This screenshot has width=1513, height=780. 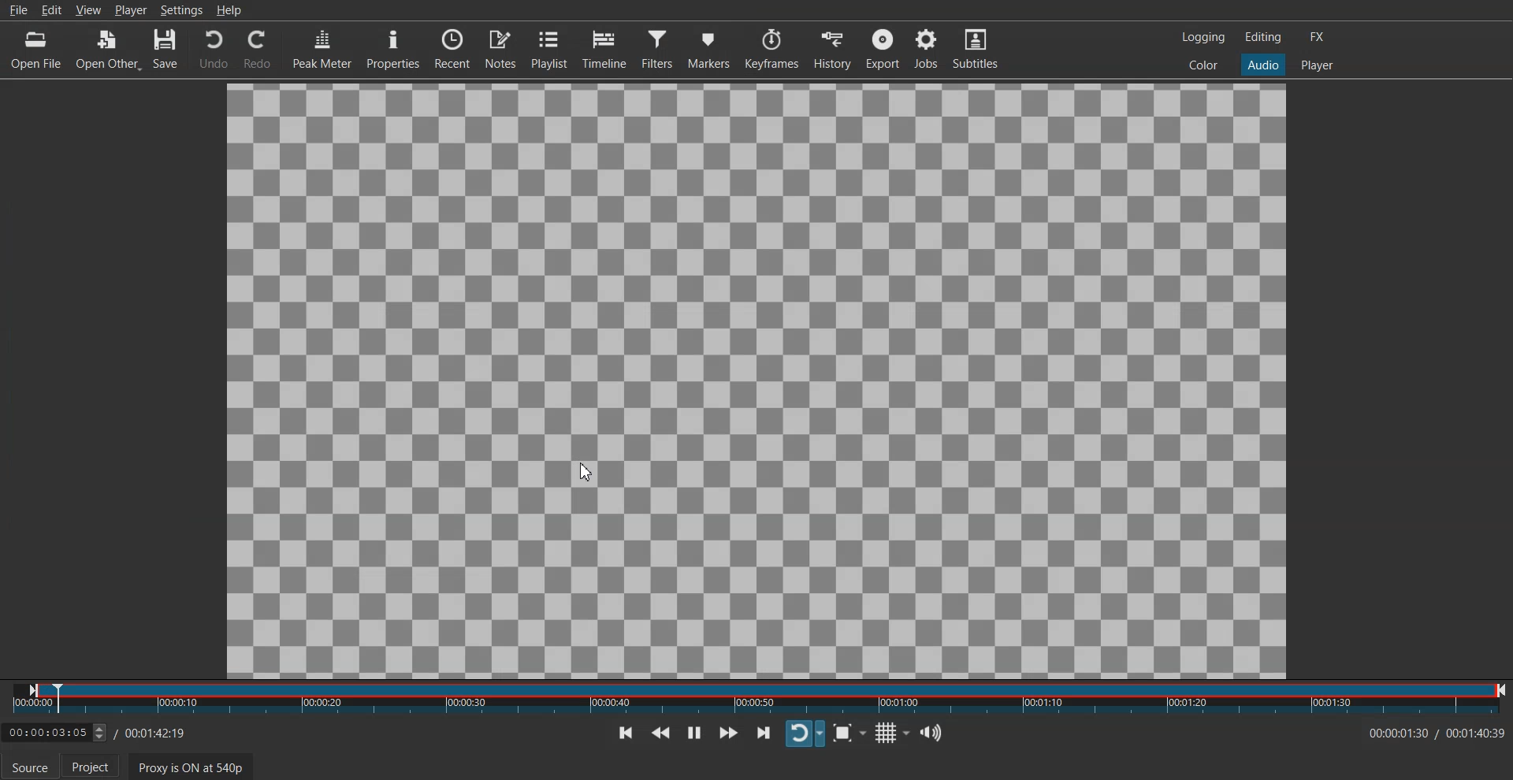 I want to click on Skip To next point, so click(x=764, y=732).